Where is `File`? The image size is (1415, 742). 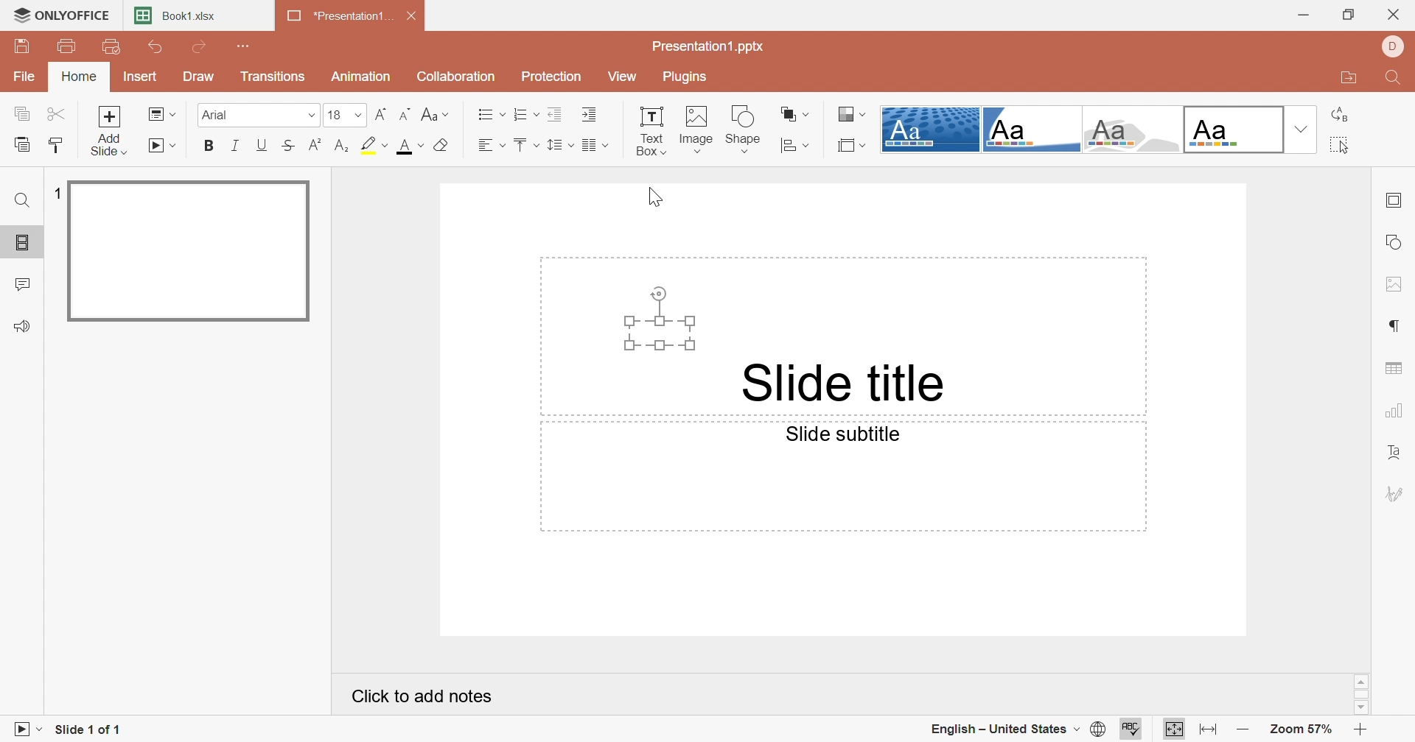
File is located at coordinates (24, 79).